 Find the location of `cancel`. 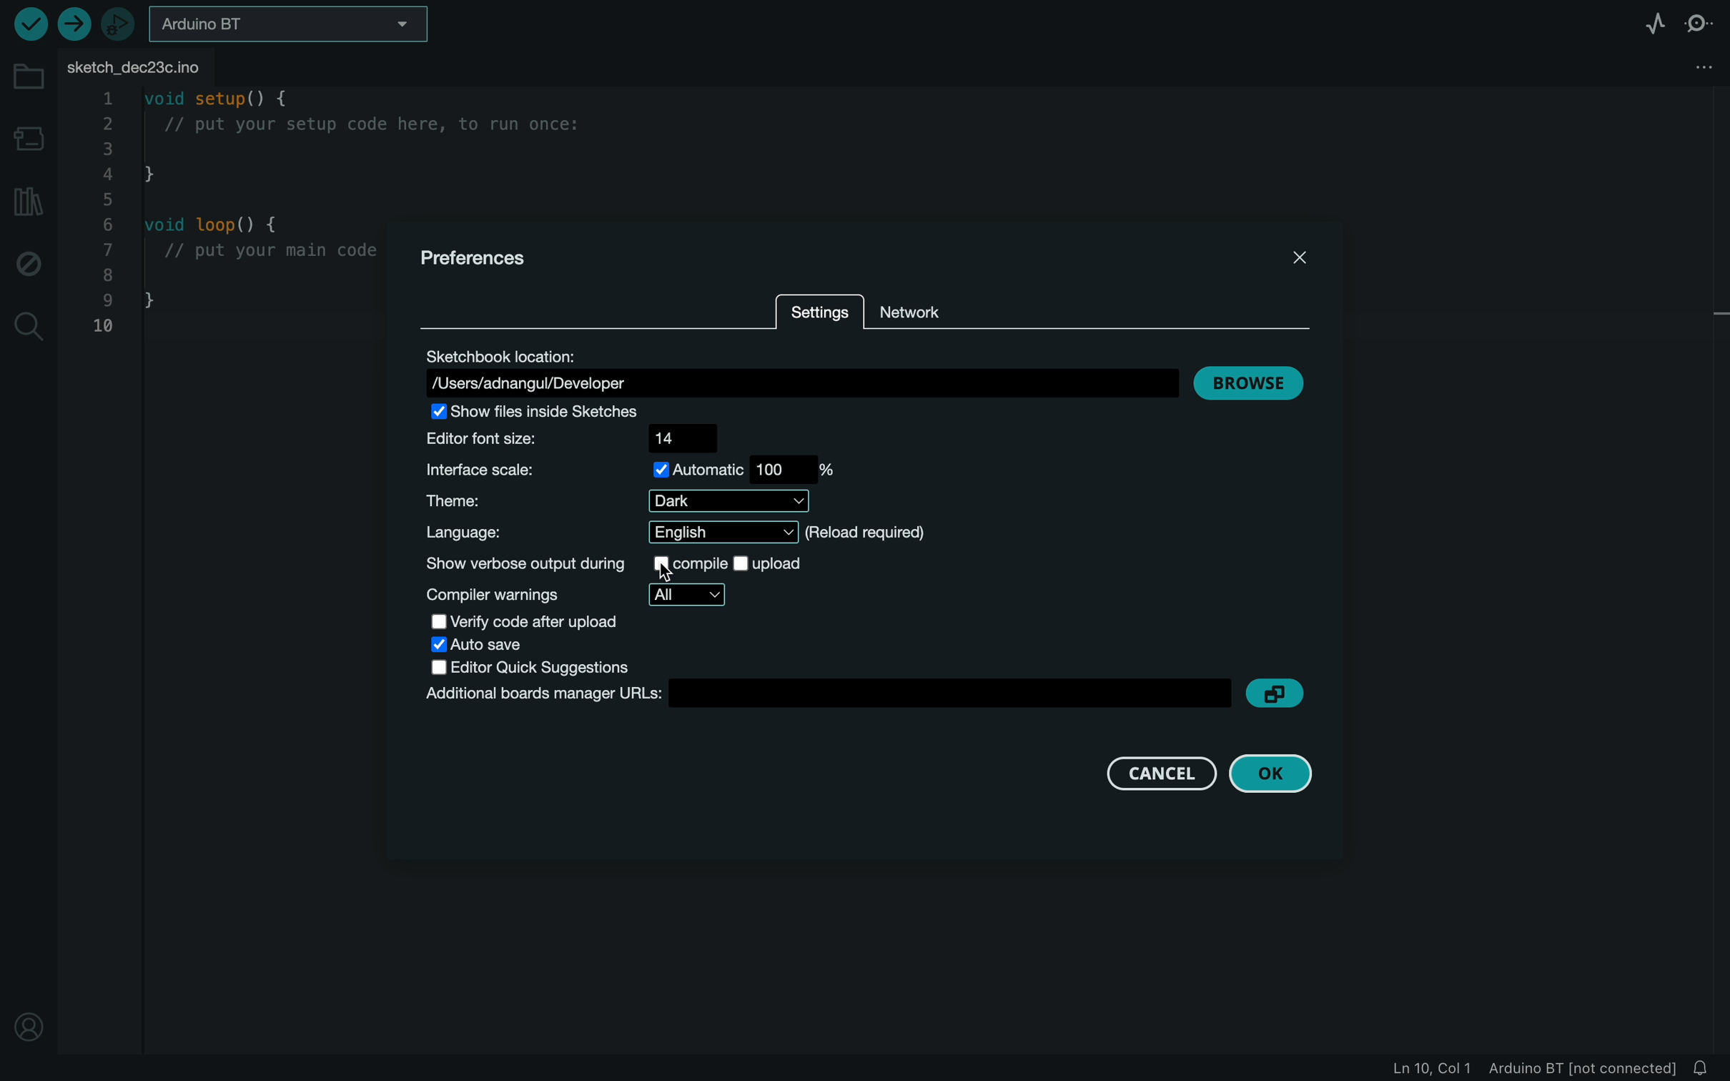

cancel is located at coordinates (1162, 774).